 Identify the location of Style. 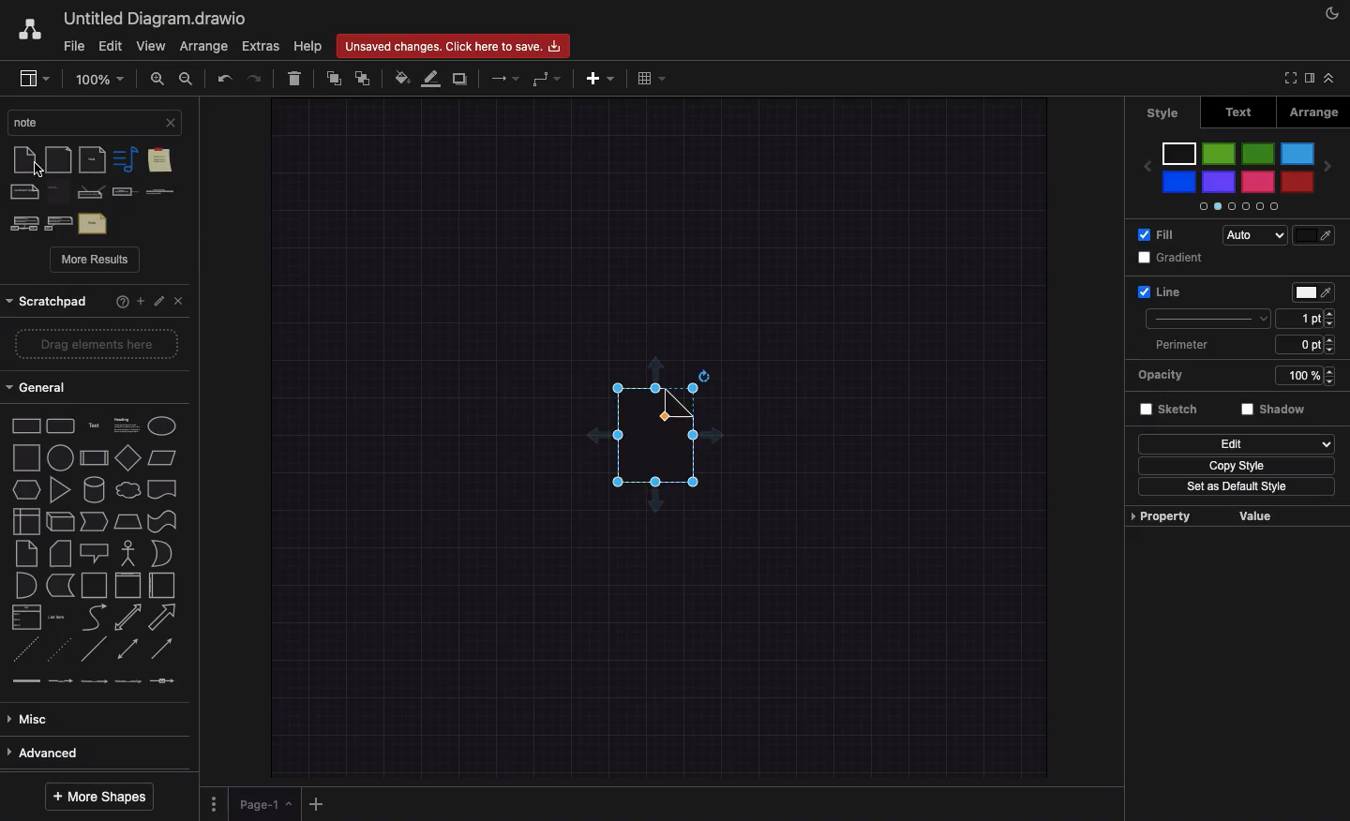
(1209, 317).